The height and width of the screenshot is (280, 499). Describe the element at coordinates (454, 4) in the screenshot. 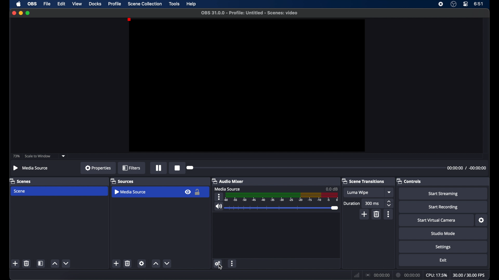

I see `obsstudio` at that location.